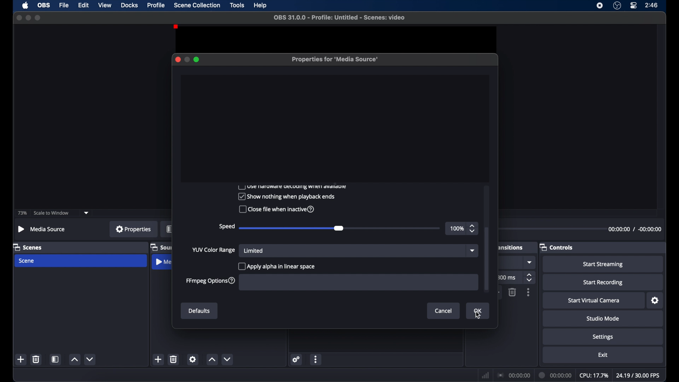 The height and width of the screenshot is (382, 679). I want to click on obs, so click(44, 5).